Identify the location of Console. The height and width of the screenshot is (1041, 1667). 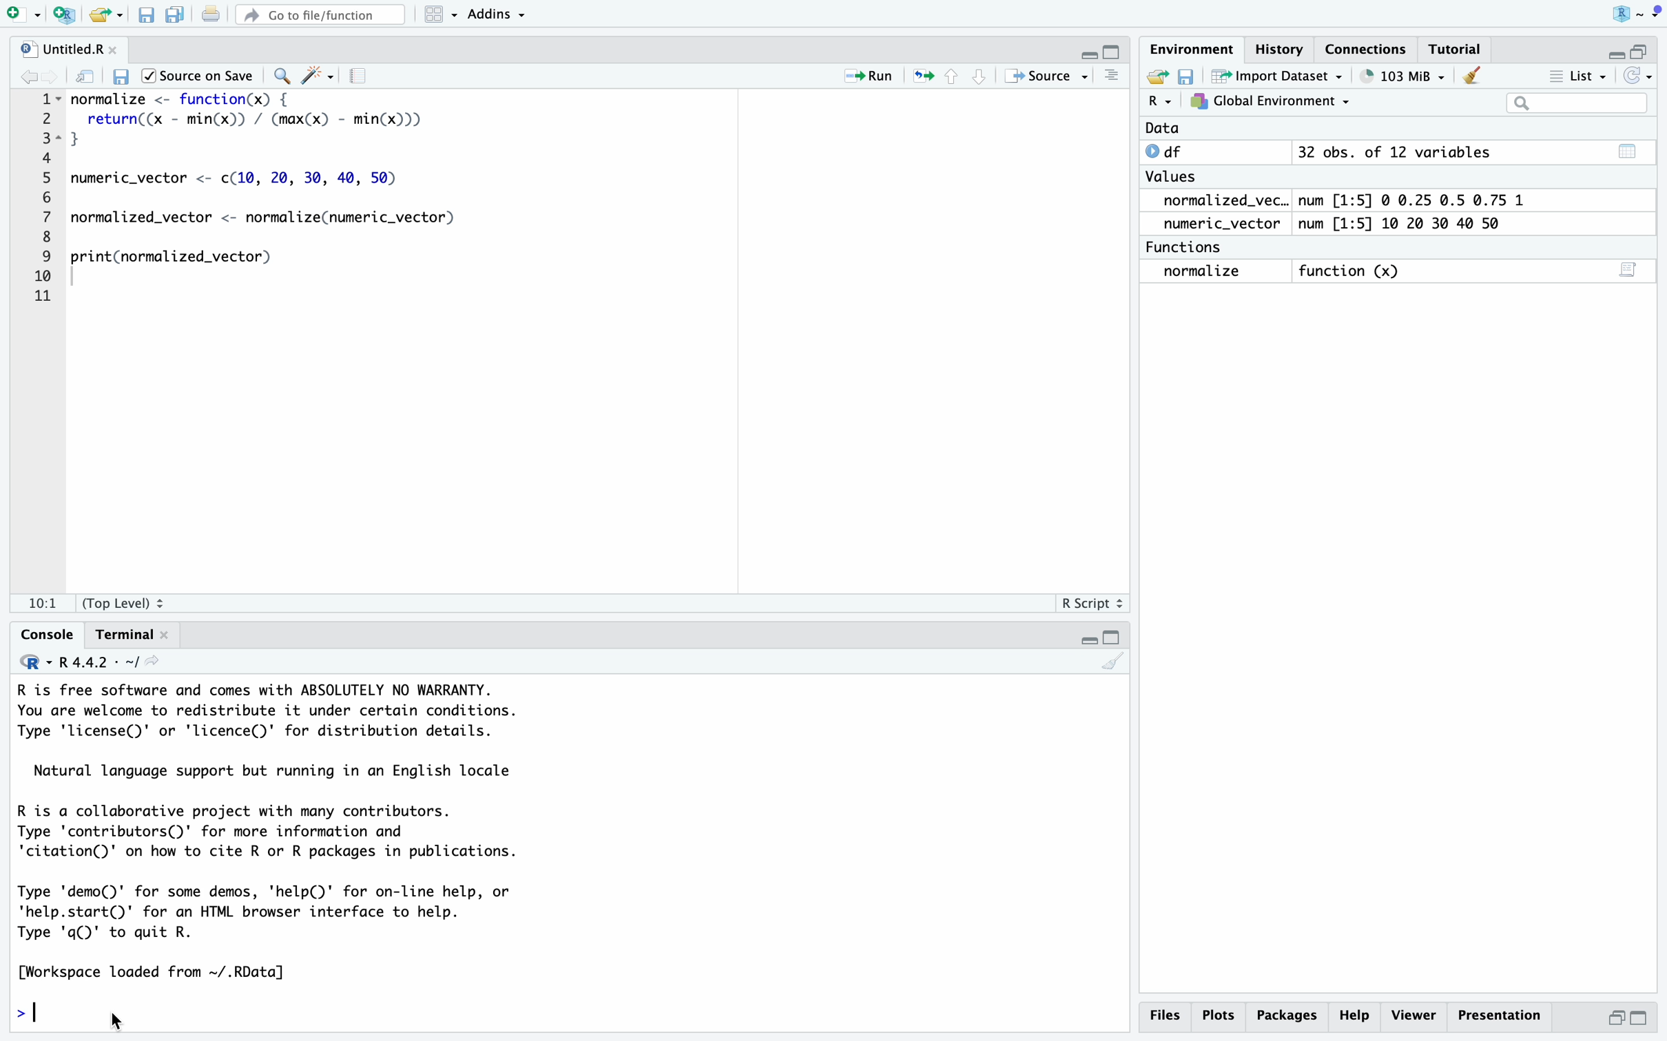
(45, 636).